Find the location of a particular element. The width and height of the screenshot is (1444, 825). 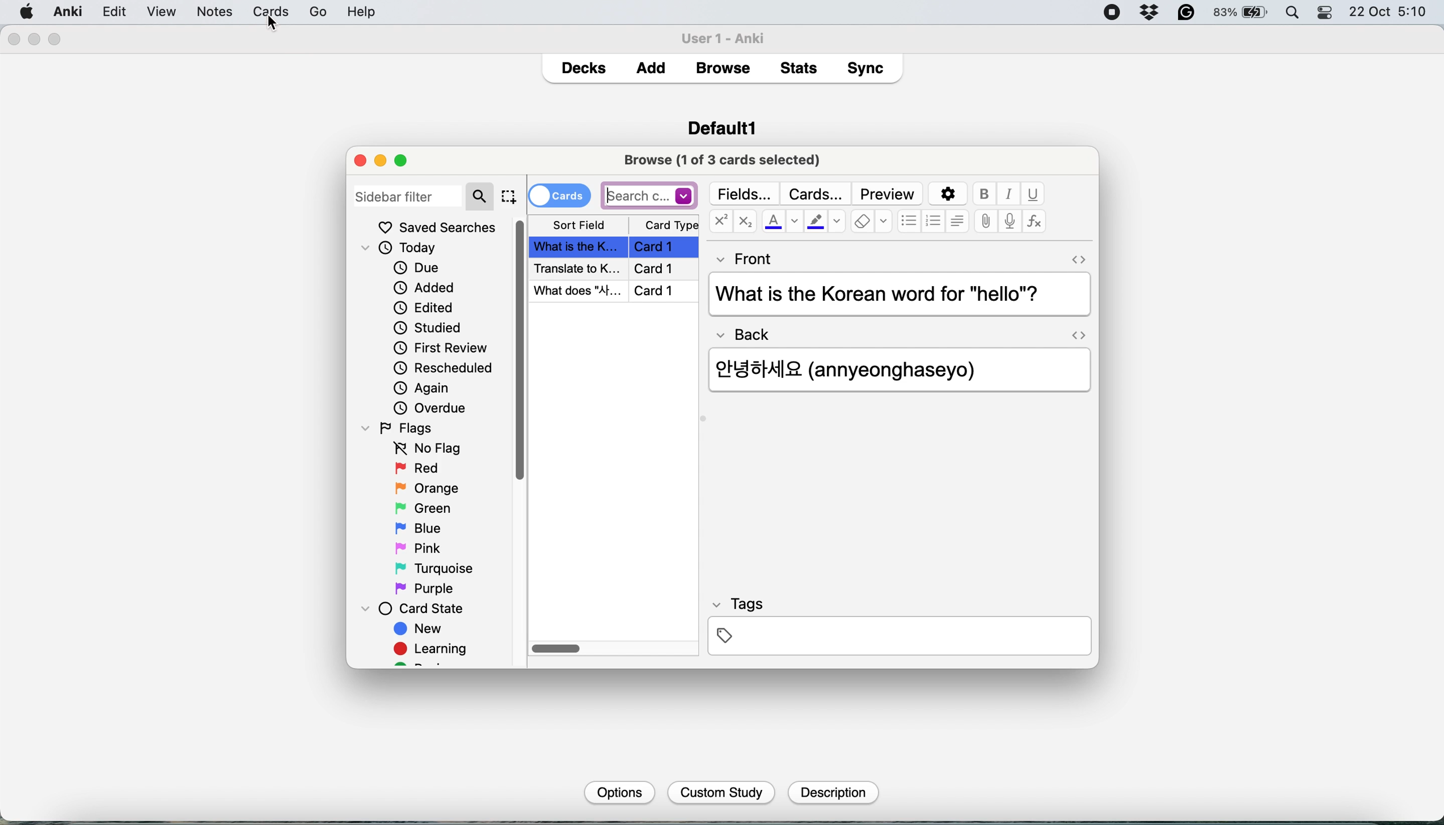

Browse is located at coordinates (722, 68).